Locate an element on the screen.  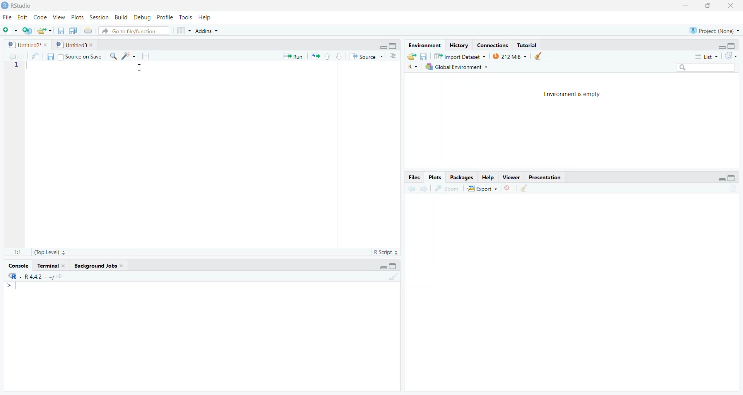
top level is located at coordinates (50, 252).